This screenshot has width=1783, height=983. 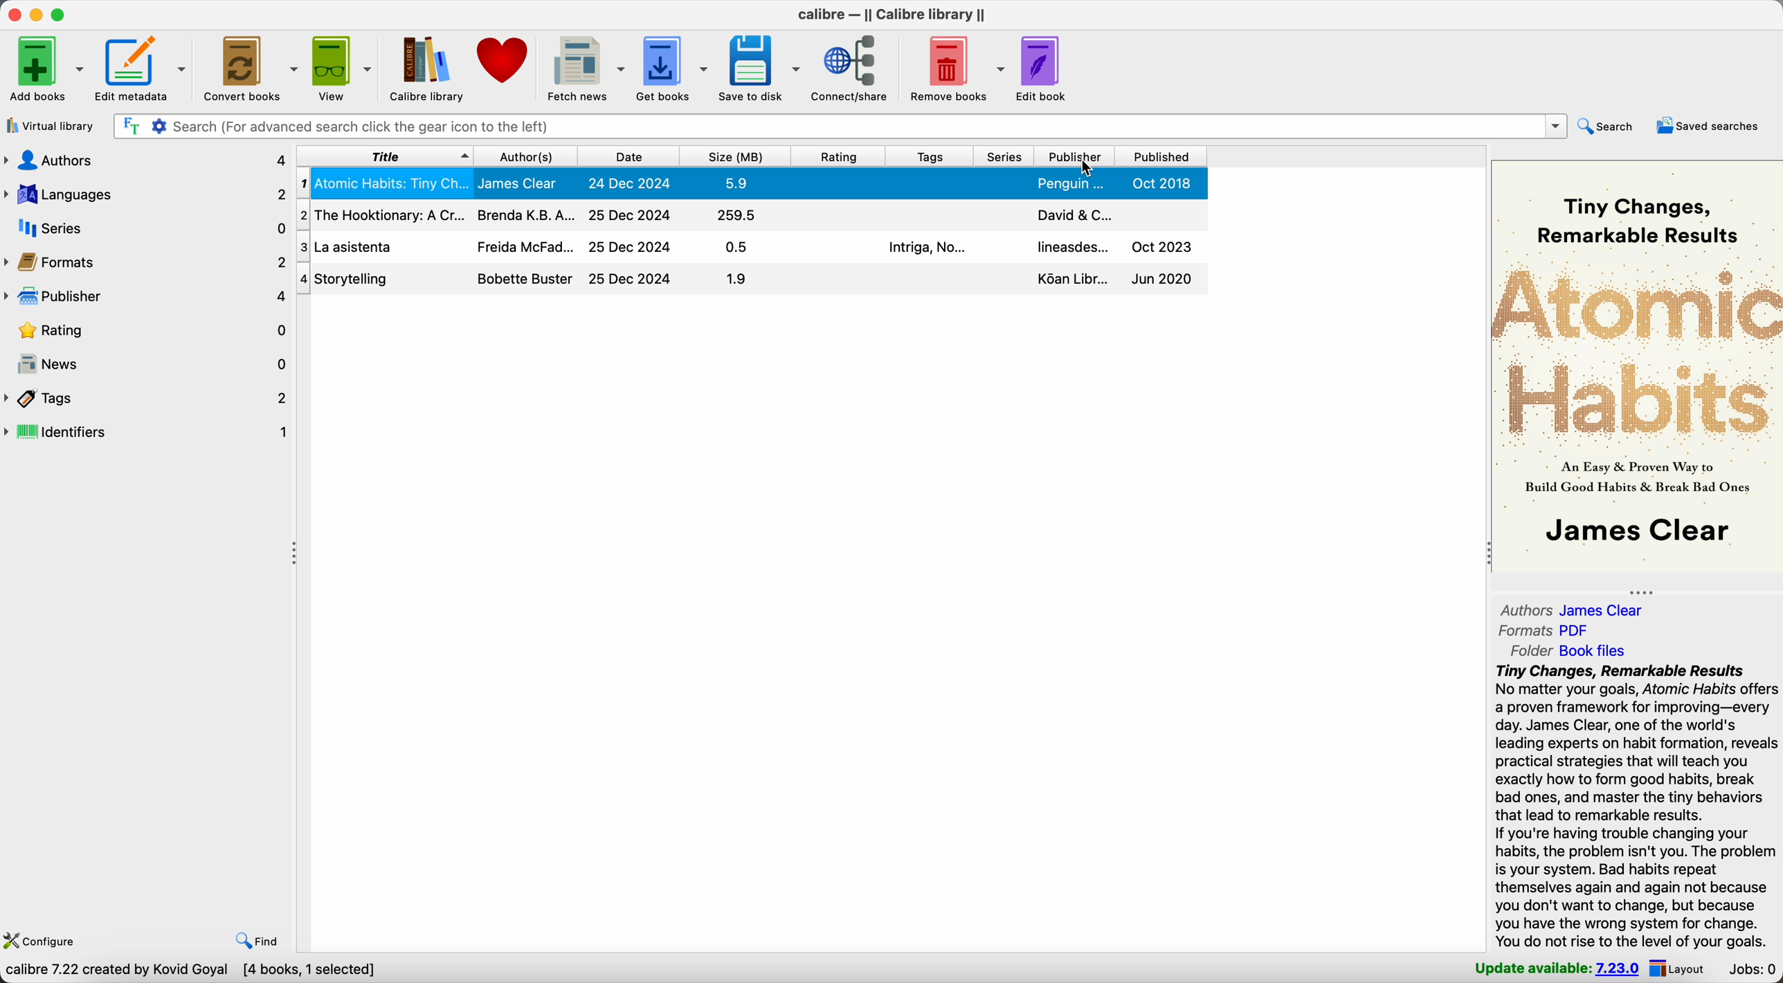 I want to click on remove books, so click(x=954, y=66).